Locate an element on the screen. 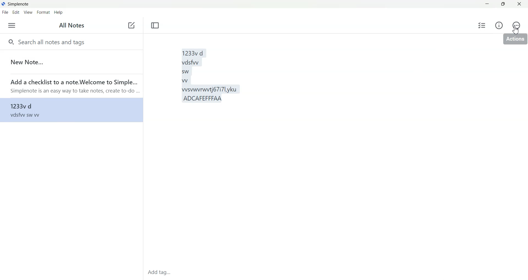  Edit is located at coordinates (16, 12).